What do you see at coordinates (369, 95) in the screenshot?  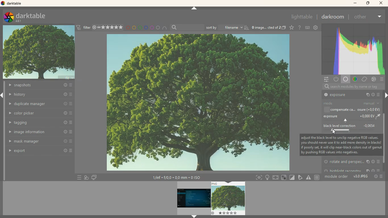 I see `copy` at bounding box center [369, 95].